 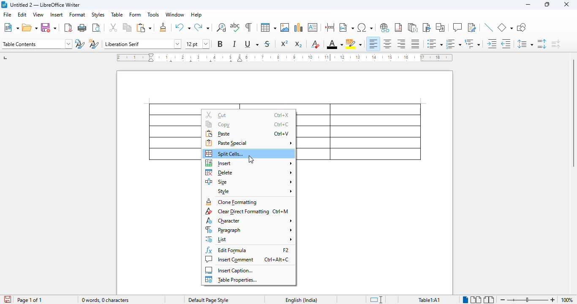 What do you see at coordinates (248, 220) in the screenshot?
I see `character` at bounding box center [248, 220].